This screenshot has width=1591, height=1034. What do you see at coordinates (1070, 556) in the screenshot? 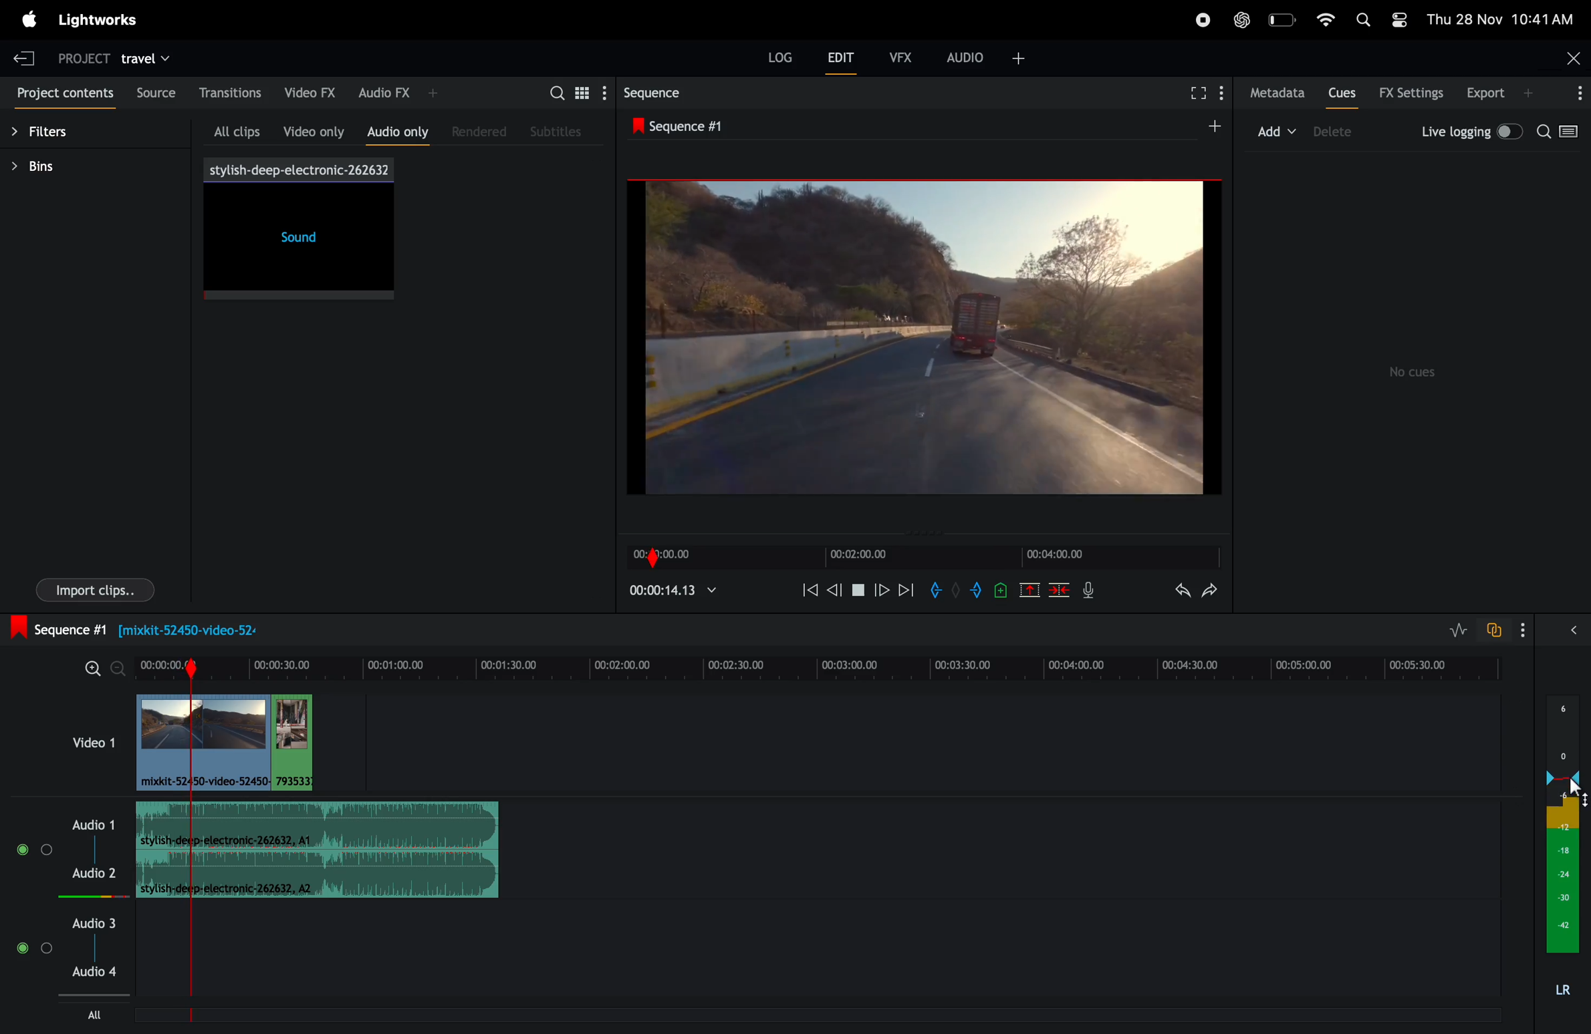
I see `frame time` at bounding box center [1070, 556].